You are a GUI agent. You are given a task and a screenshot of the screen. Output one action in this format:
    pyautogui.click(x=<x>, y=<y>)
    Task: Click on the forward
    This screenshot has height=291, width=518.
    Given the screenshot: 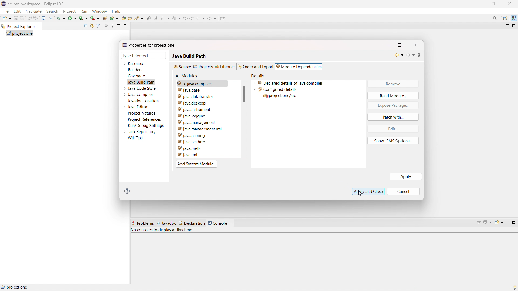 What is the action you would take?
    pyautogui.click(x=212, y=18)
    